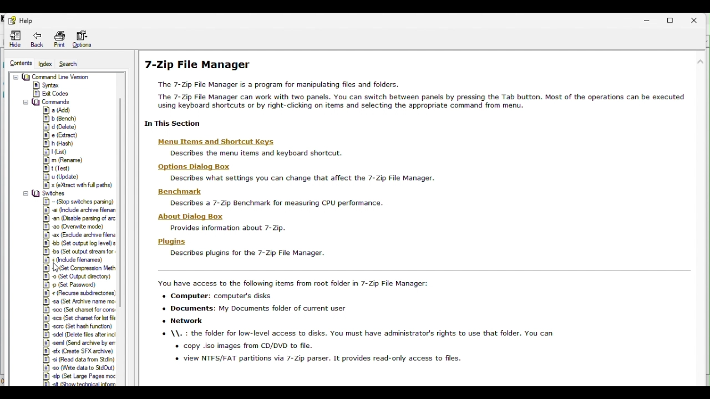  Describe the element at coordinates (78, 293) in the screenshot. I see `Recourse sub directories` at that location.